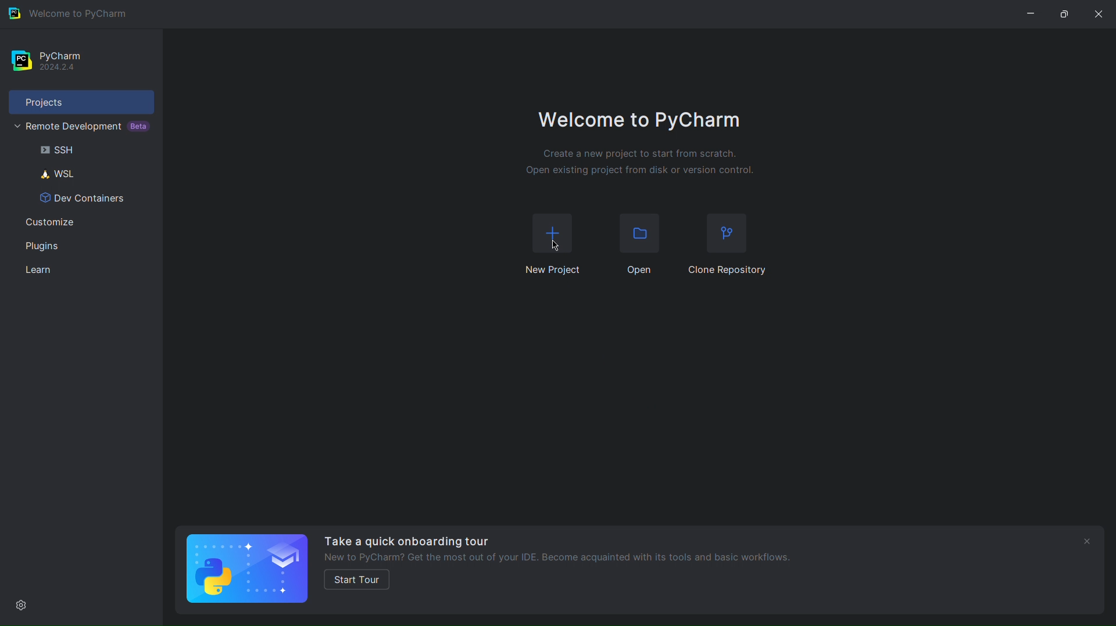  Describe the element at coordinates (80, 102) in the screenshot. I see `Projects` at that location.